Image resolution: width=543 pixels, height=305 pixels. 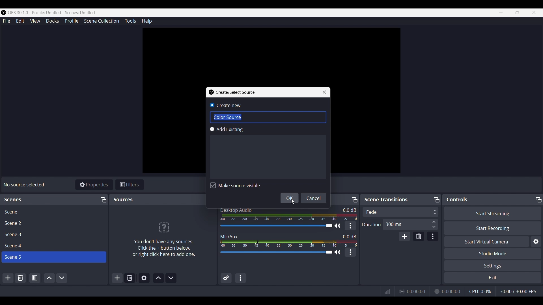 I want to click on Duration Adjuster, so click(x=372, y=224).